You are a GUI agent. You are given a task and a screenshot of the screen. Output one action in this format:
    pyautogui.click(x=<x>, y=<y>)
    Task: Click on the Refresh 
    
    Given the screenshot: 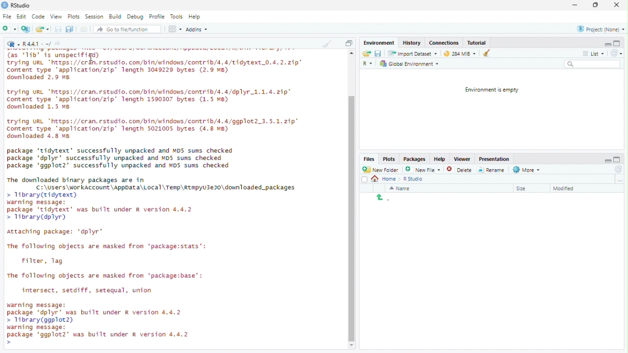 What is the action you would take?
    pyautogui.click(x=616, y=53)
    